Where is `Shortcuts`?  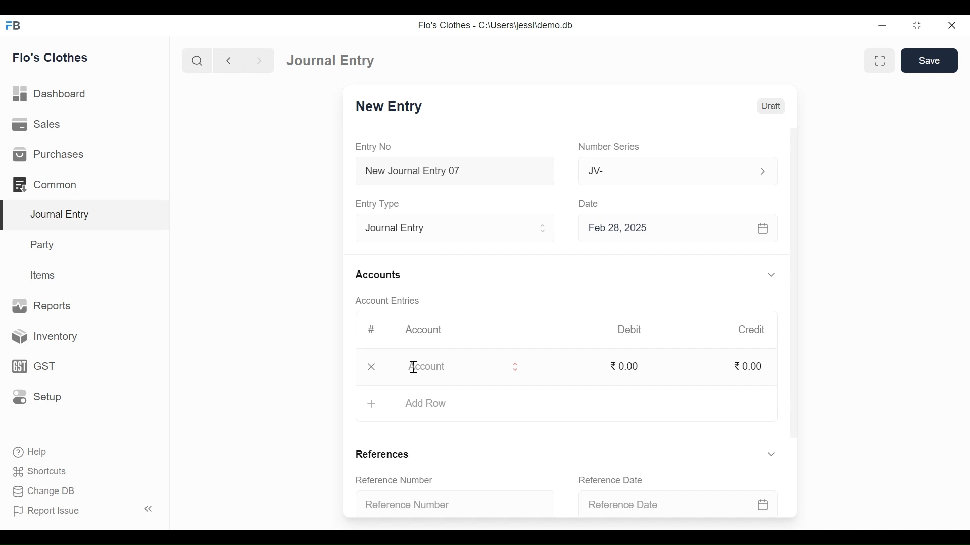
Shortcuts is located at coordinates (45, 470).